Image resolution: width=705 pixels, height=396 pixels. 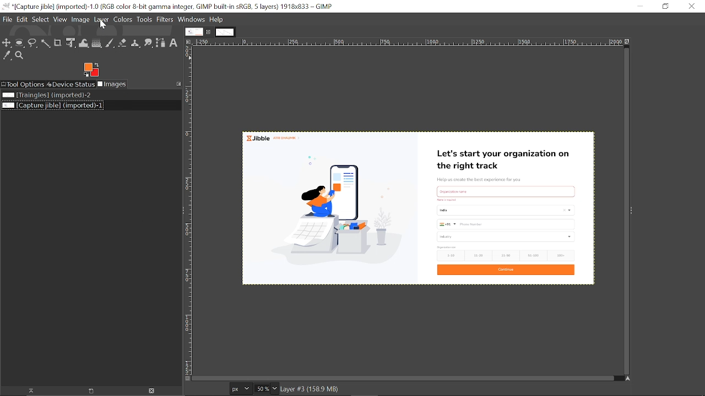 I want to click on Window, so click(x=192, y=19).